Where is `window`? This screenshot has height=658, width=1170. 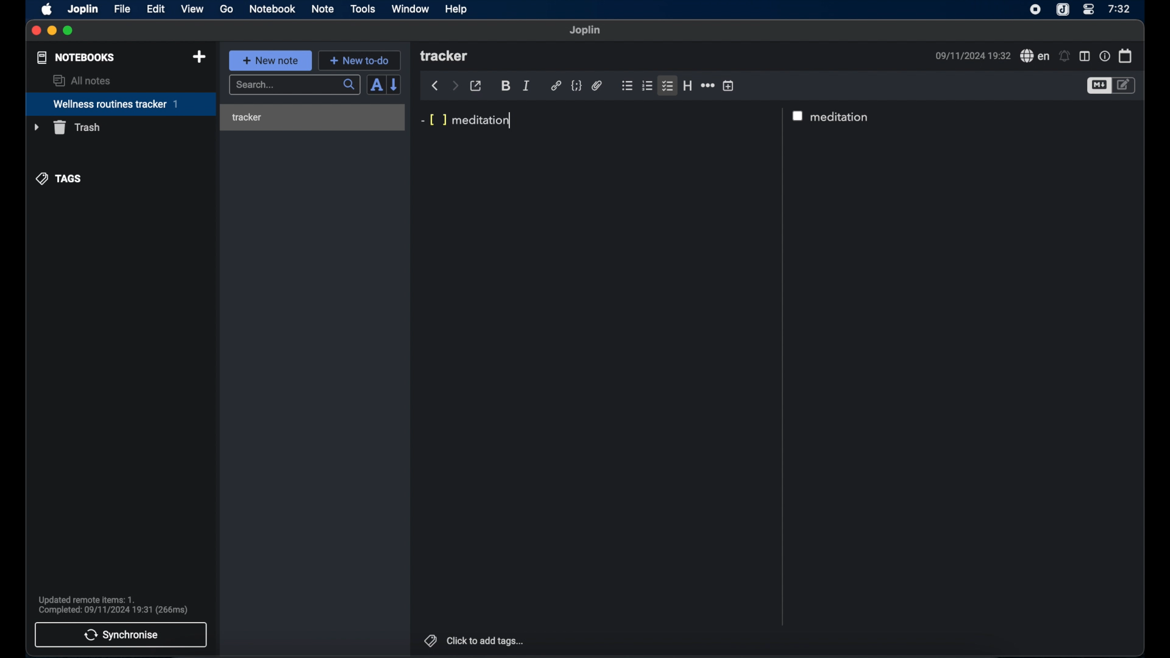
window is located at coordinates (411, 9).